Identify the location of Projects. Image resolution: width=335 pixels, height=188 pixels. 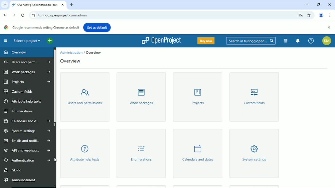
(26, 82).